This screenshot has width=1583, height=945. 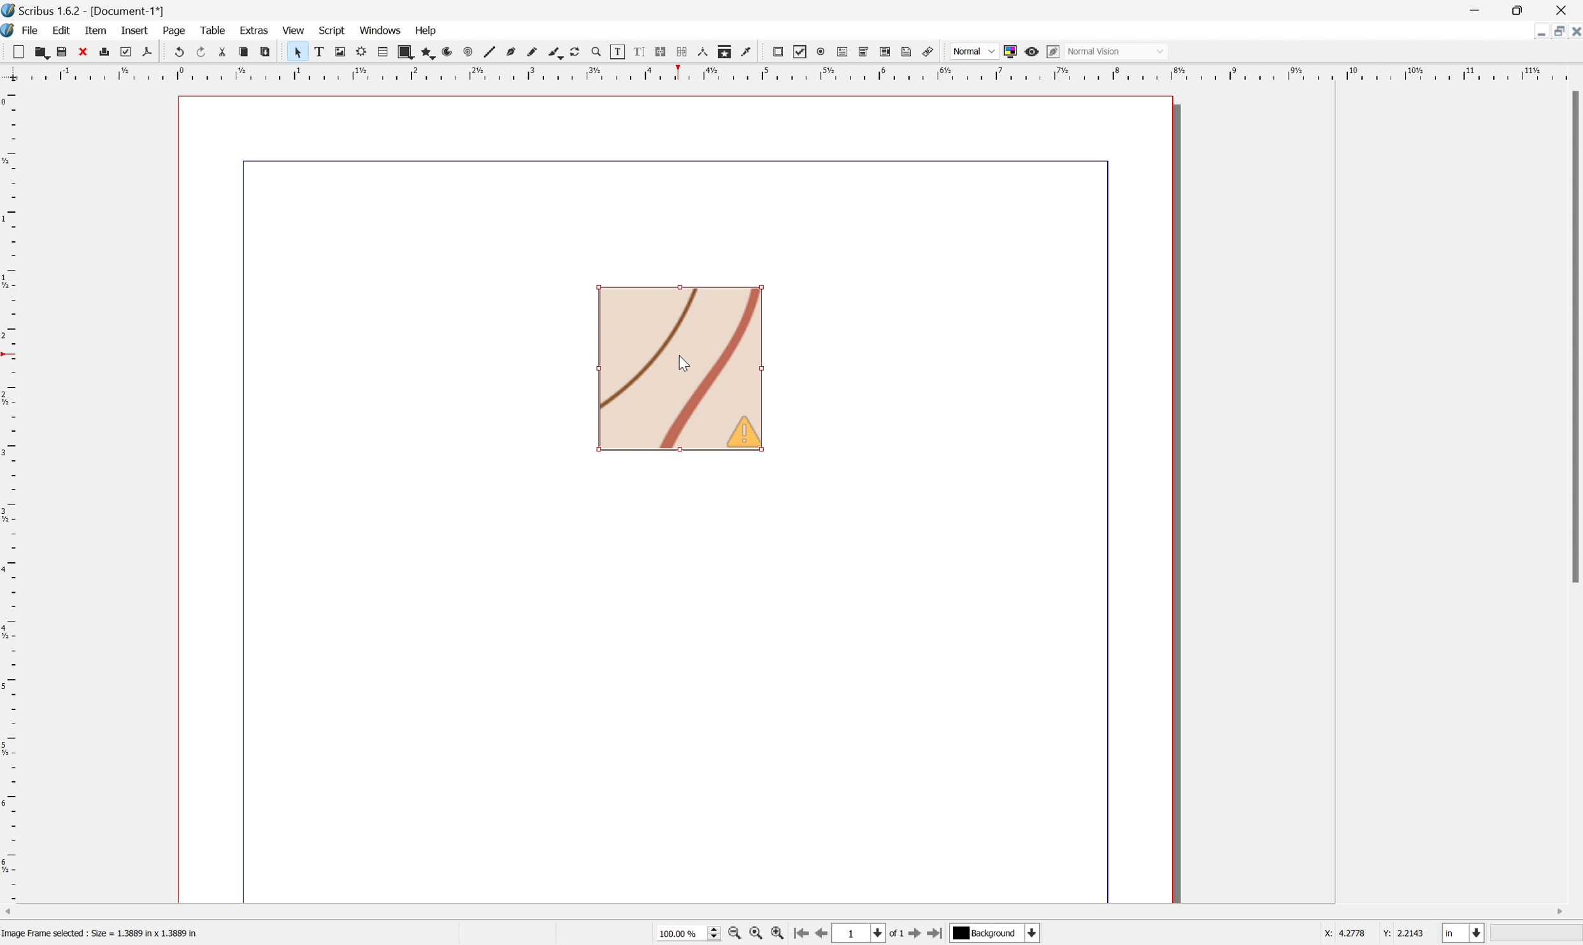 I want to click on Image Frame selected : Size = 1.3889 in x 1.3889 in, so click(x=101, y=934).